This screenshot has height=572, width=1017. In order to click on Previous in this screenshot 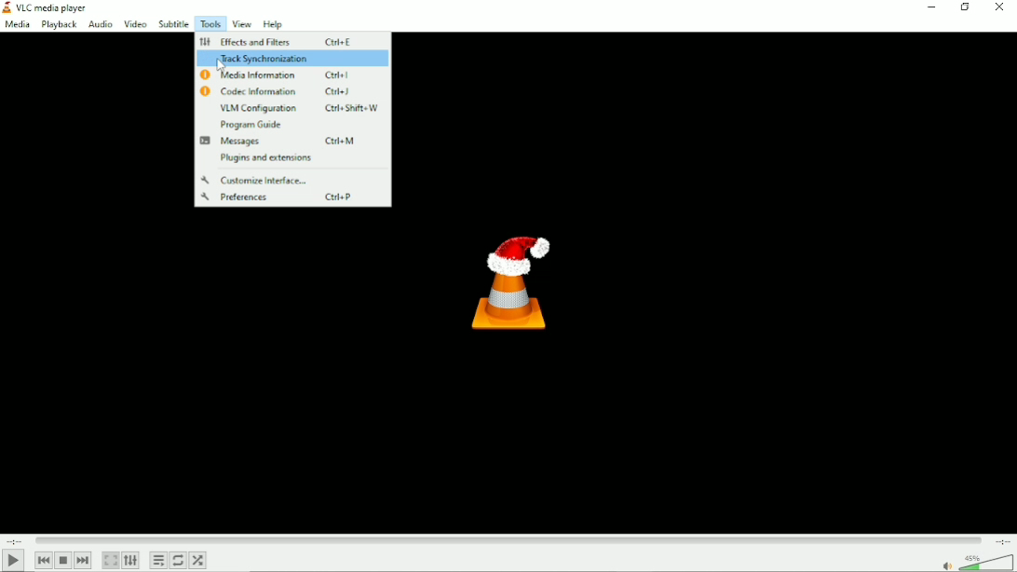, I will do `click(44, 560)`.